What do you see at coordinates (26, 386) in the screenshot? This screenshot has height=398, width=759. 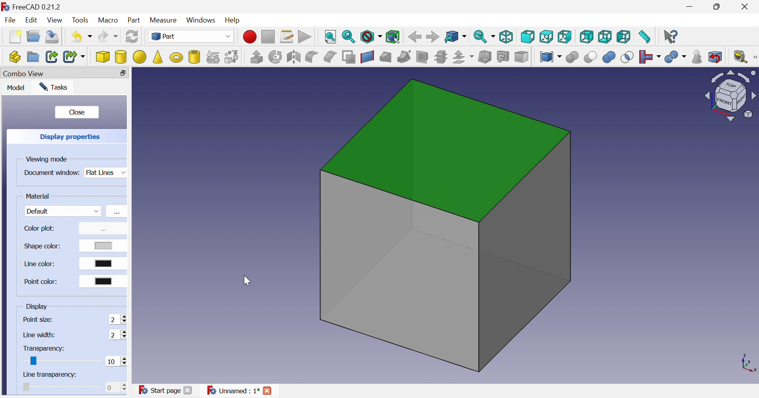 I see `Slider` at bounding box center [26, 386].